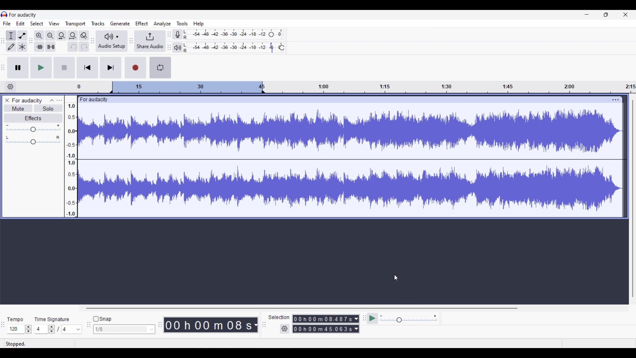 This screenshot has width=636, height=358. What do you see at coordinates (587, 15) in the screenshot?
I see `Minimize` at bounding box center [587, 15].